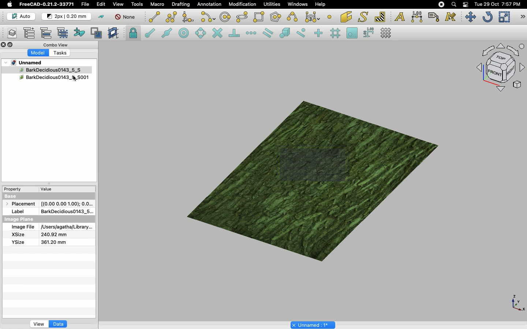  Describe the element at coordinates (186, 33) in the screenshot. I see `Snap center` at that location.